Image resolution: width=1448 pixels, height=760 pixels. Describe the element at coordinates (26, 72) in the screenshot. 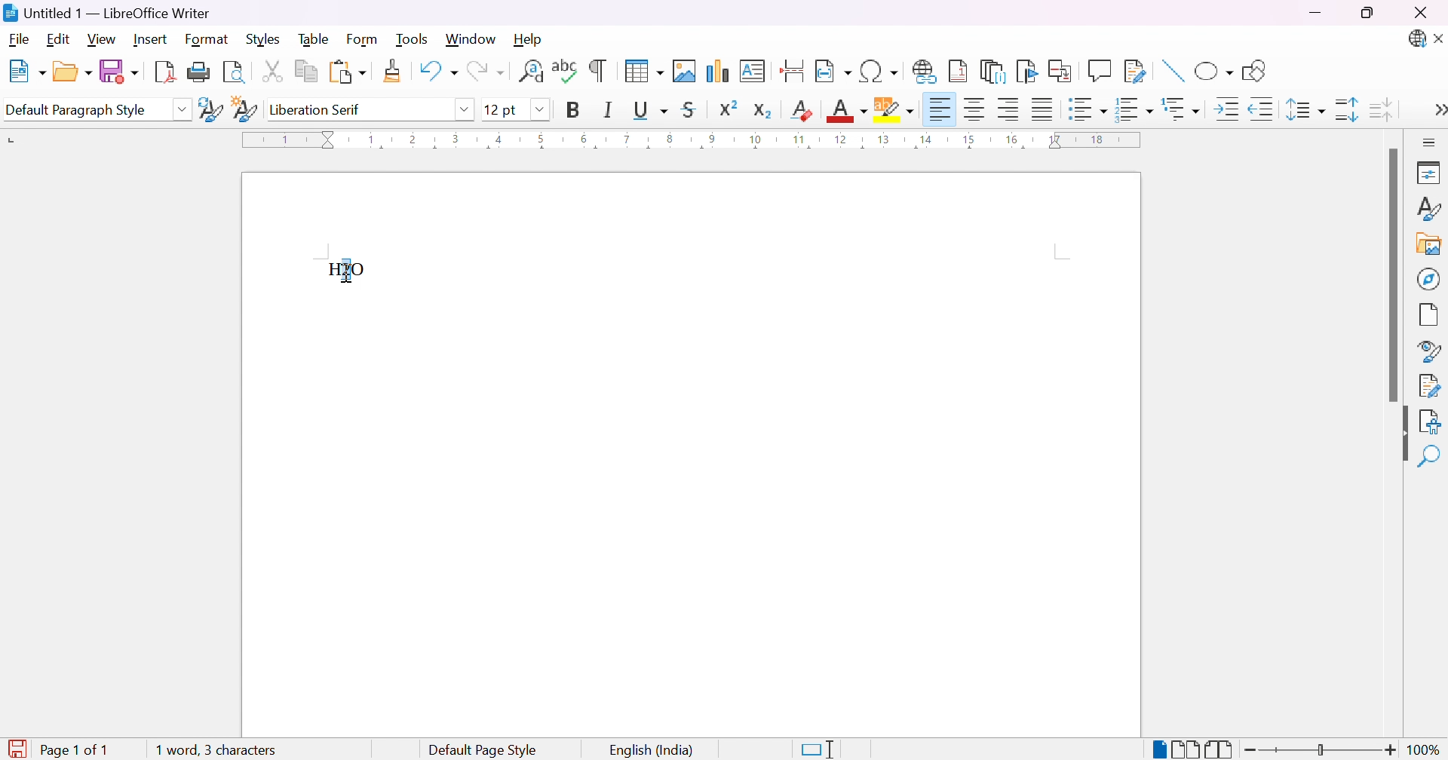

I see `New` at that location.